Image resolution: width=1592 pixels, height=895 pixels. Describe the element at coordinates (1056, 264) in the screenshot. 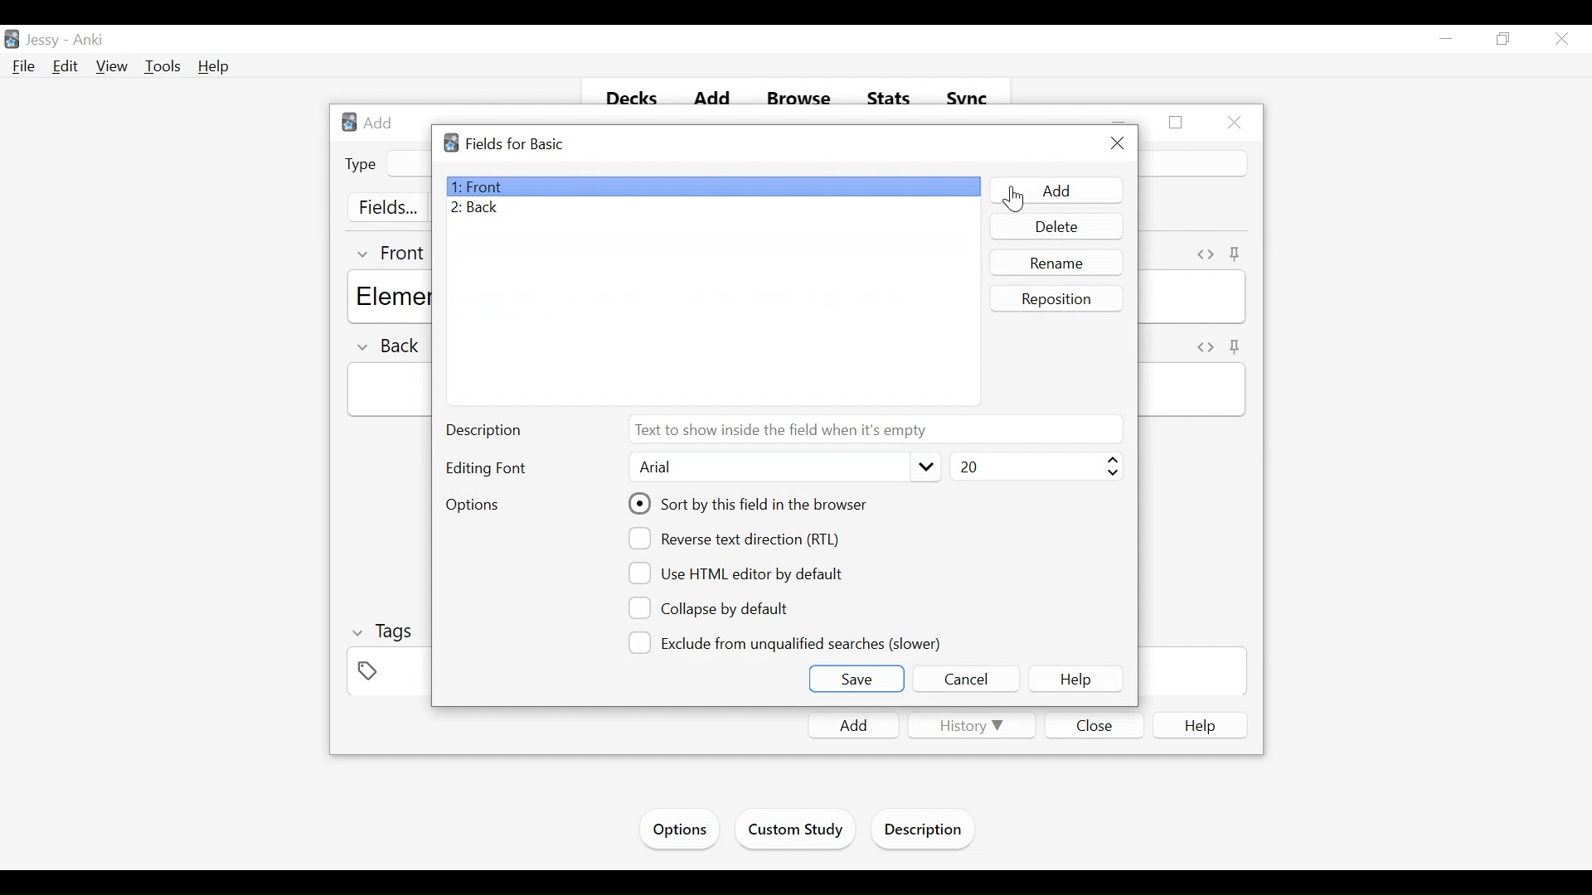

I see `Rename` at that location.